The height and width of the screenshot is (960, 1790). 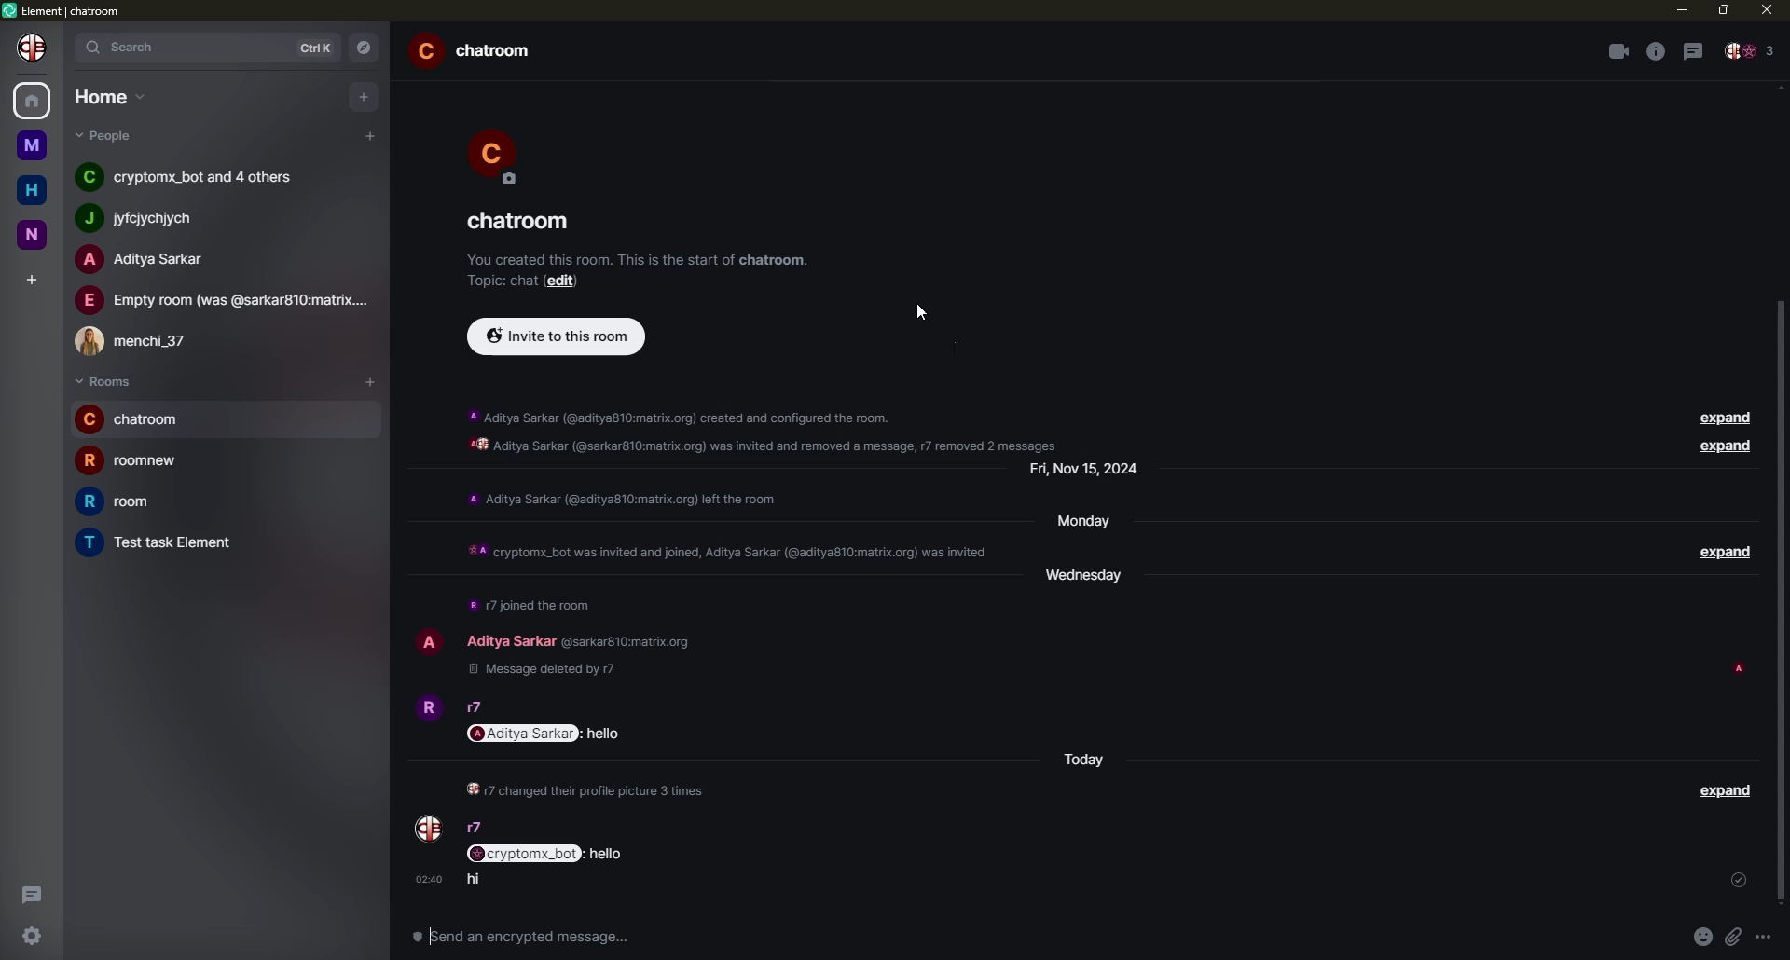 I want to click on day, so click(x=1086, y=473).